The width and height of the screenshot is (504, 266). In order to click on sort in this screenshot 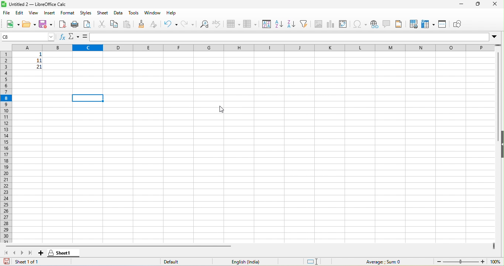, I will do `click(270, 24)`.